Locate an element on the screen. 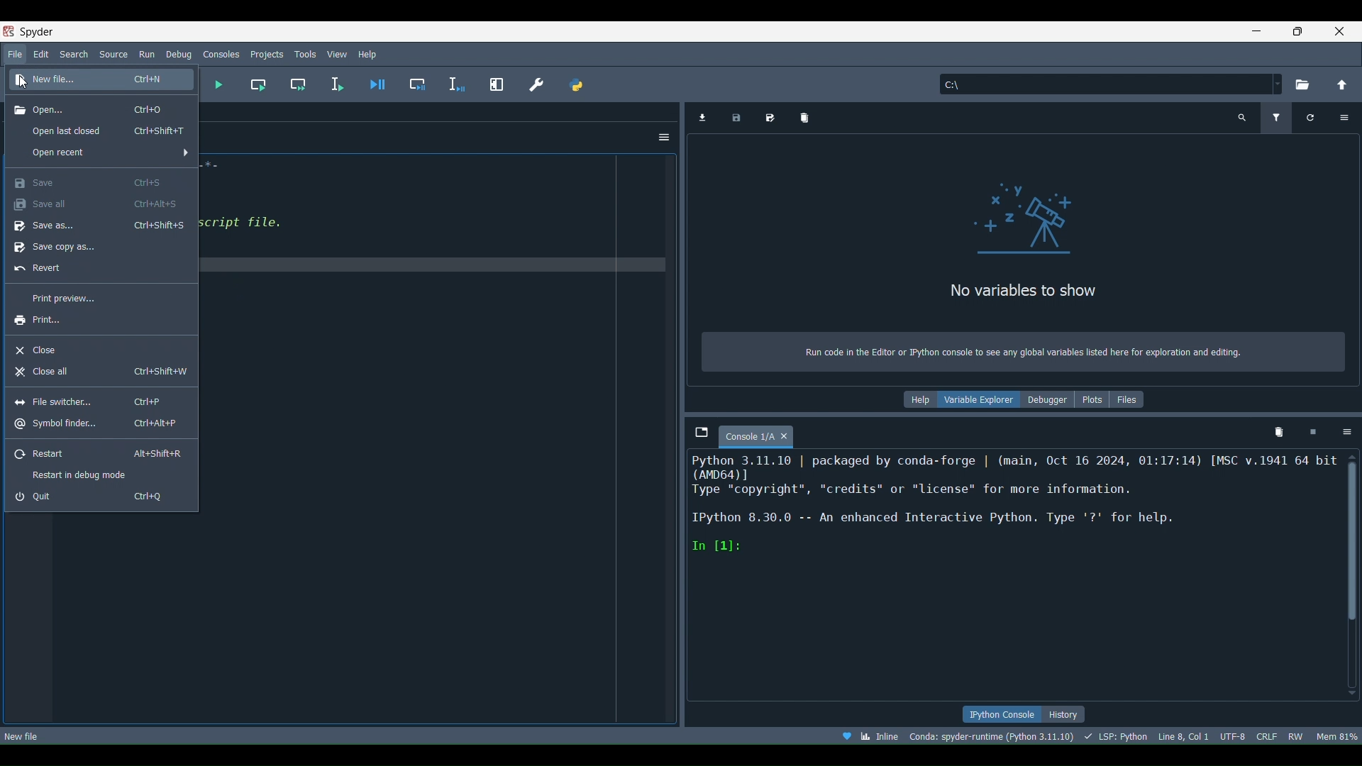 The image size is (1362, 766). maximize/restore is located at coordinates (1296, 30).